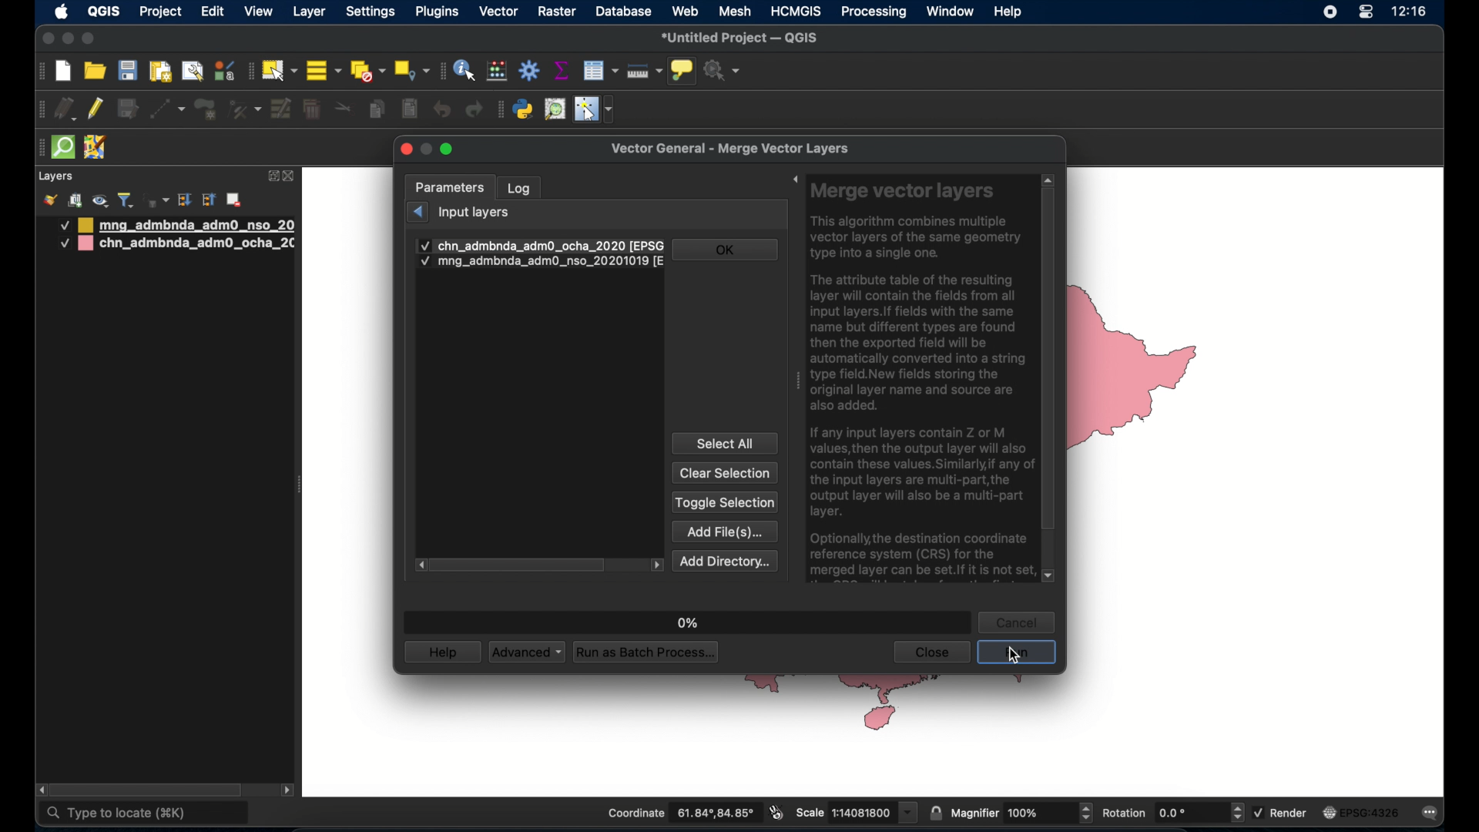 This screenshot has width=1479, height=832. I want to click on expand all, so click(184, 200).